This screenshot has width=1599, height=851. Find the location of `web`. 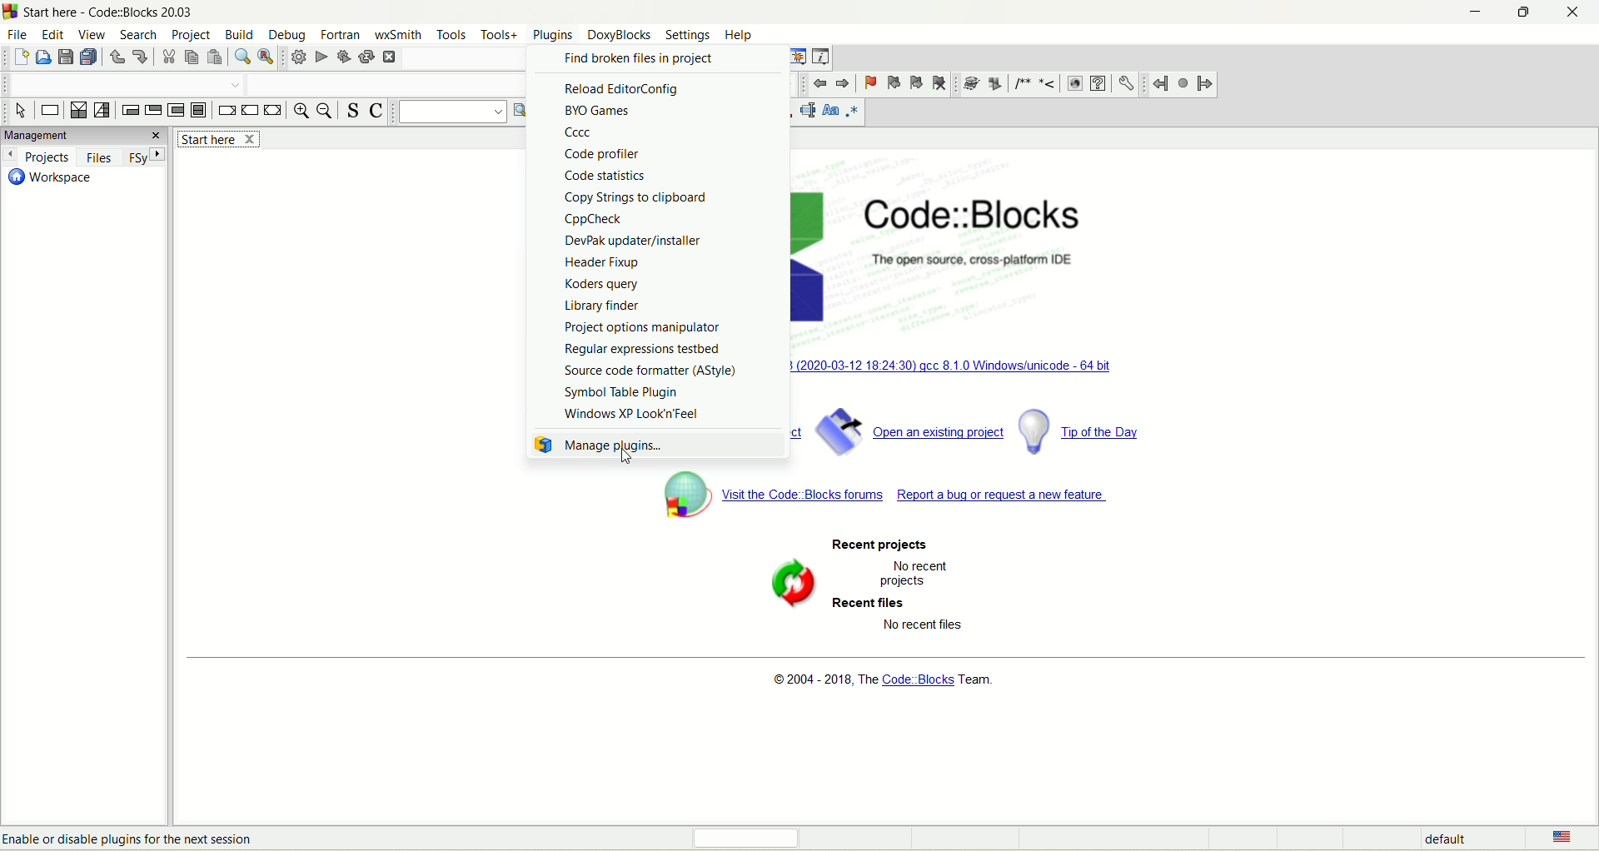

web is located at coordinates (1074, 84).